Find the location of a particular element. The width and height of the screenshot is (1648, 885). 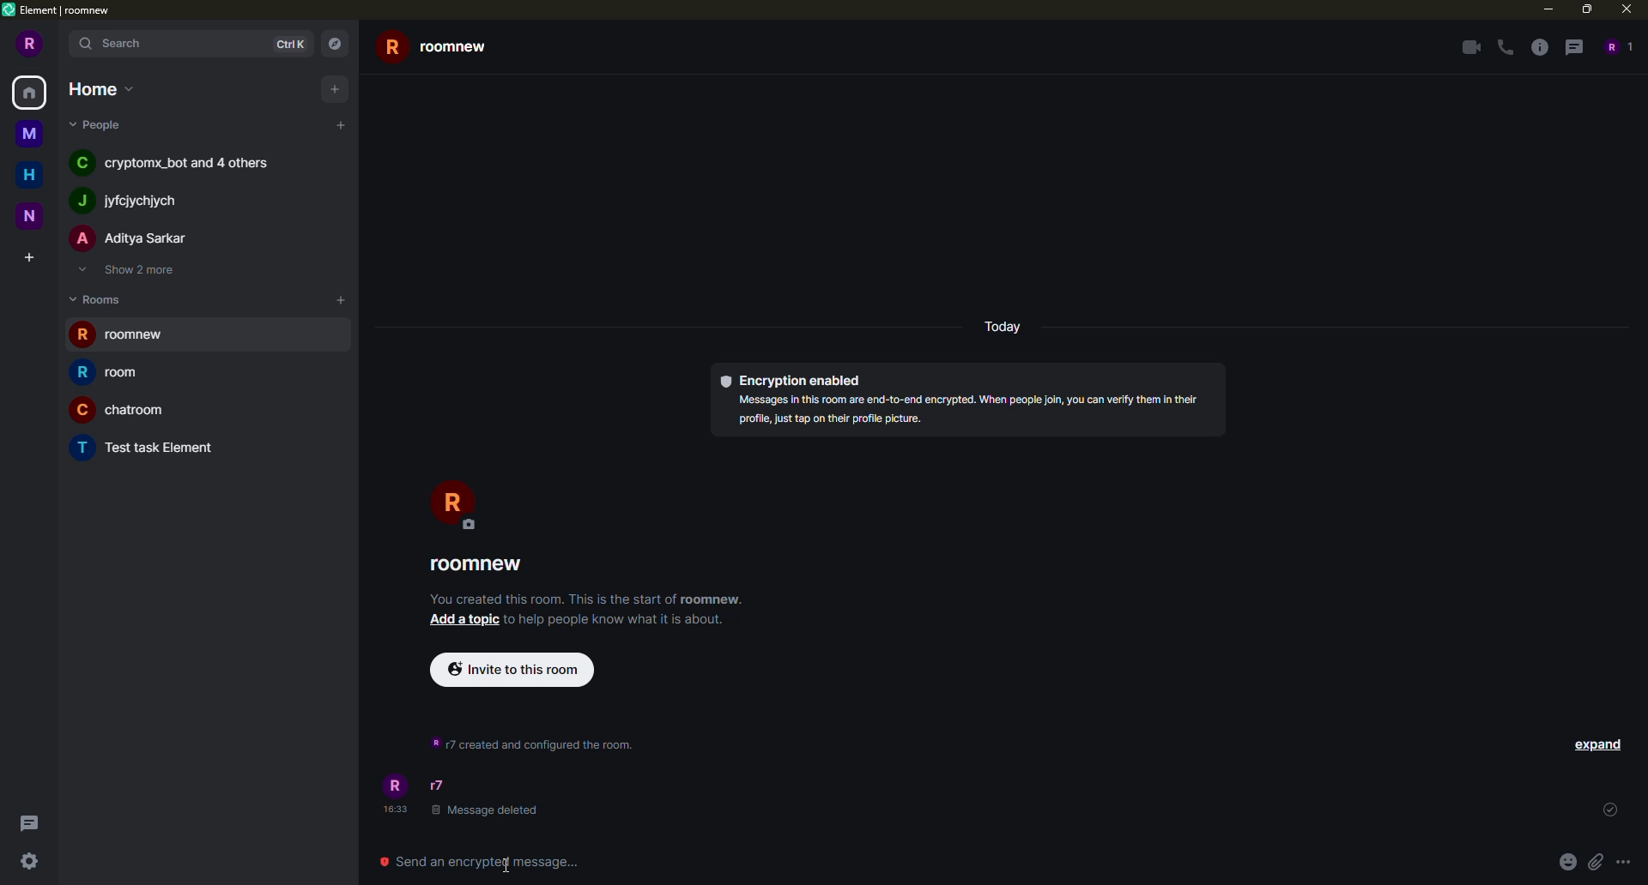

add is located at coordinates (343, 125).